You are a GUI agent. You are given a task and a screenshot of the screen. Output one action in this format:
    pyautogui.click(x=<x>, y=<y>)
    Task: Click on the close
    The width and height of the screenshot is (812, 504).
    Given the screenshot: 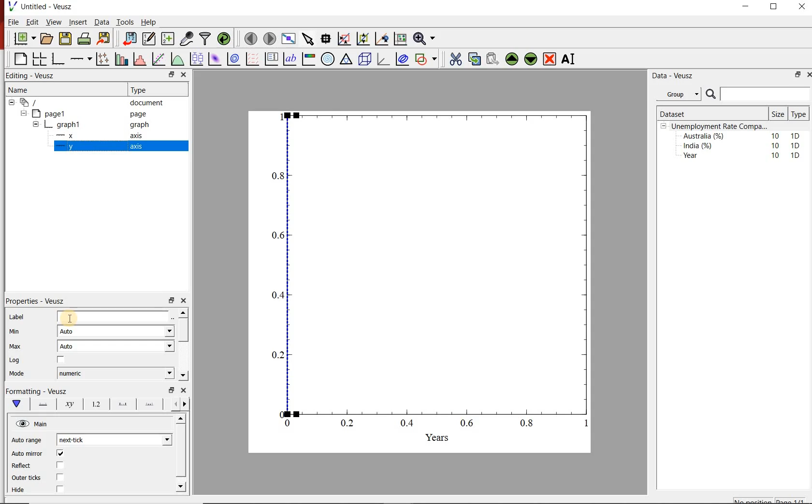 What is the action you would take?
    pyautogui.click(x=184, y=390)
    